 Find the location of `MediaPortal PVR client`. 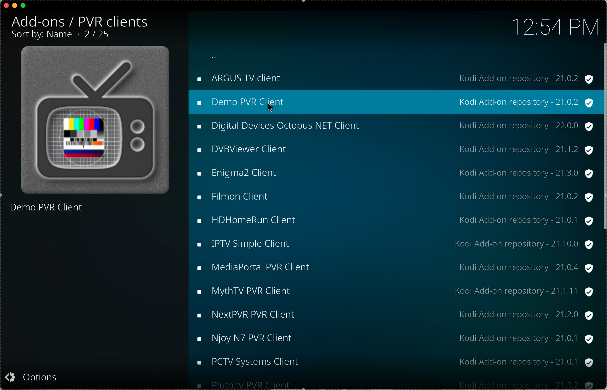

MediaPortal PVR client is located at coordinates (262, 267).